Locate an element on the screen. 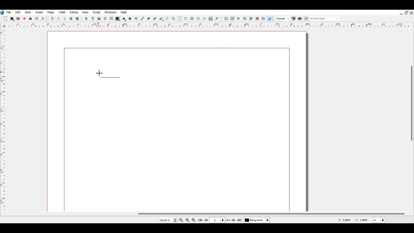  X, Y Co-ordinate is located at coordinates (345, 220).